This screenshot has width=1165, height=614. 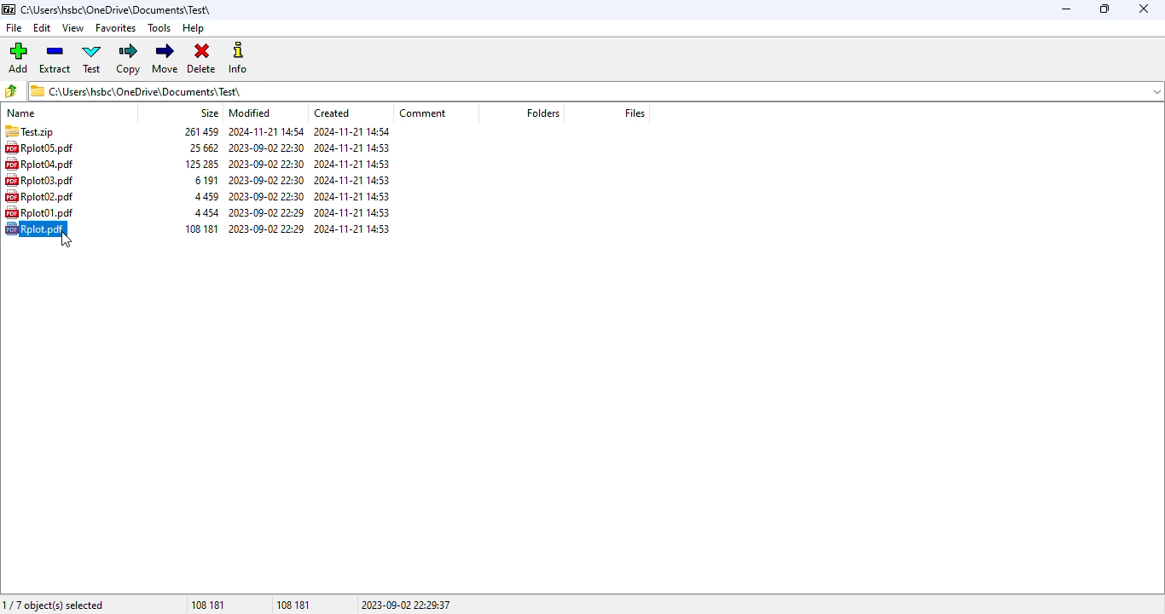 I want to click on  2024-11-21 14:53, so click(x=352, y=214).